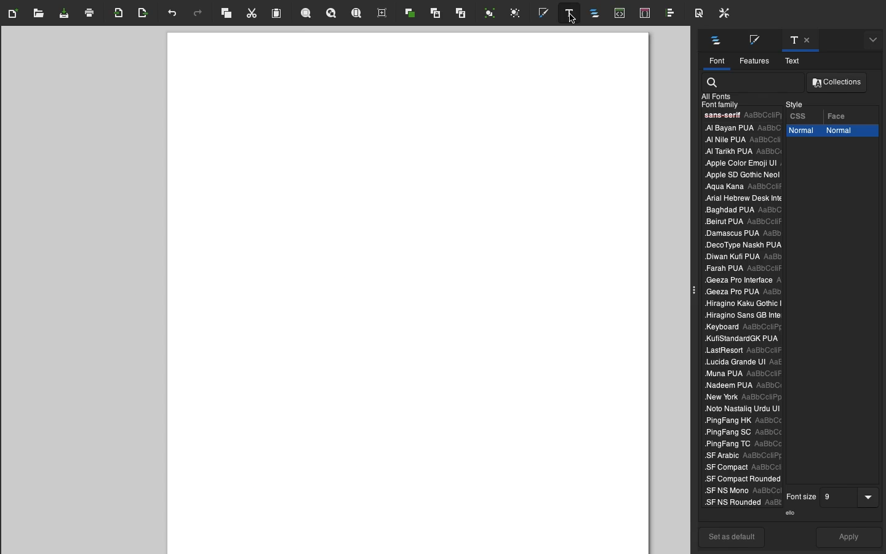  I want to click on .Geeza Pro Interface, so click(743, 281).